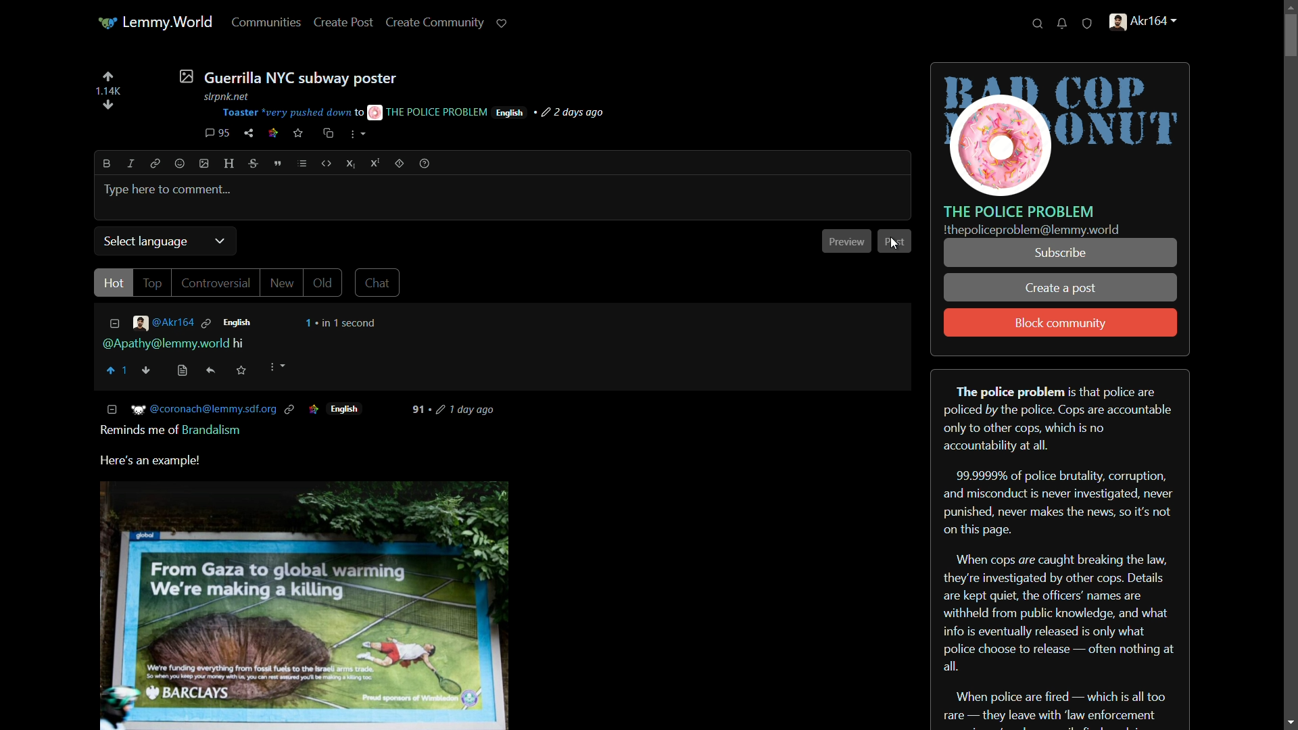 This screenshot has width=1298, height=730. Describe the element at coordinates (240, 371) in the screenshot. I see `saved` at that location.